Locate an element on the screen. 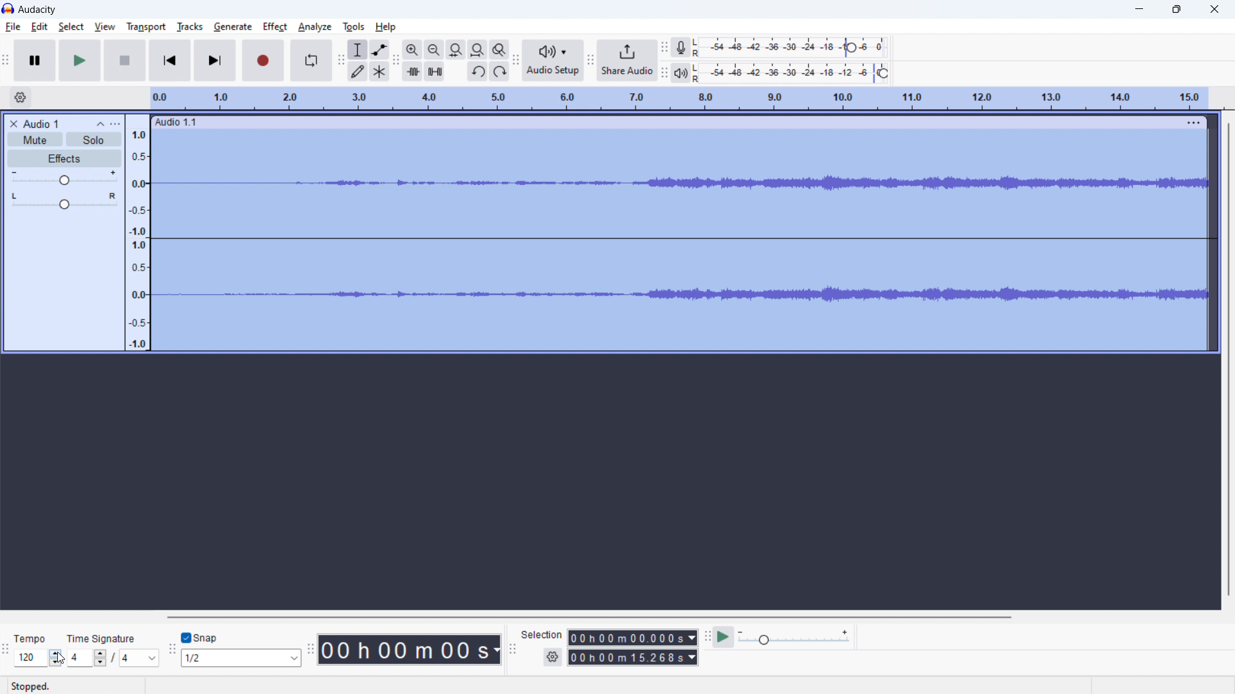 This screenshot has height=694, width=1235. undo is located at coordinates (478, 71).